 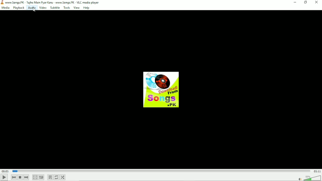 I want to click on Previous, so click(x=14, y=177).